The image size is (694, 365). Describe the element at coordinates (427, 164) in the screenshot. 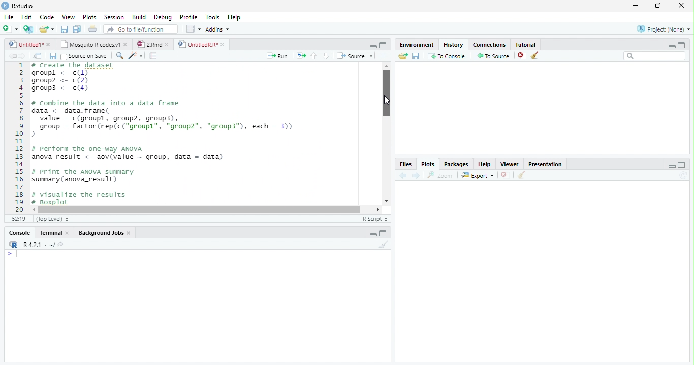

I see `Plots` at that location.